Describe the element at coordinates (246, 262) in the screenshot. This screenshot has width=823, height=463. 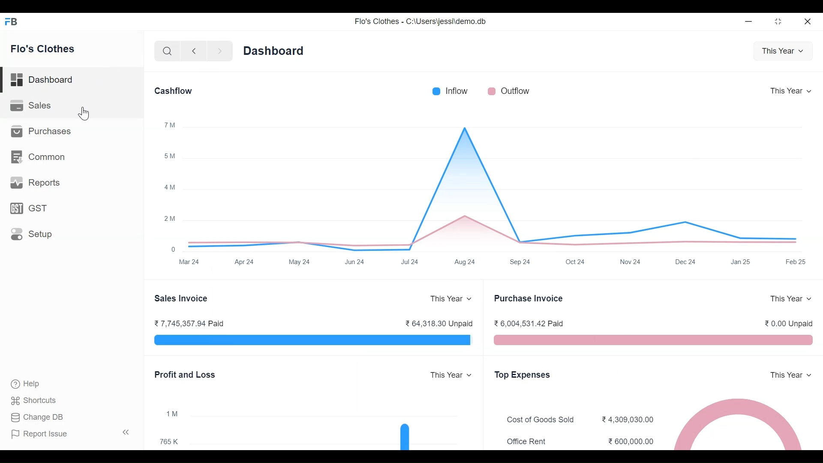
I see `Apr 24` at that location.